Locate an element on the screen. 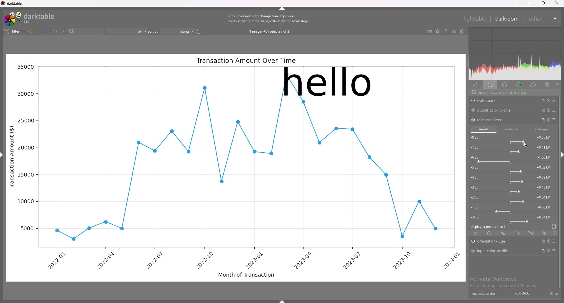  simple is located at coordinates (484, 129).